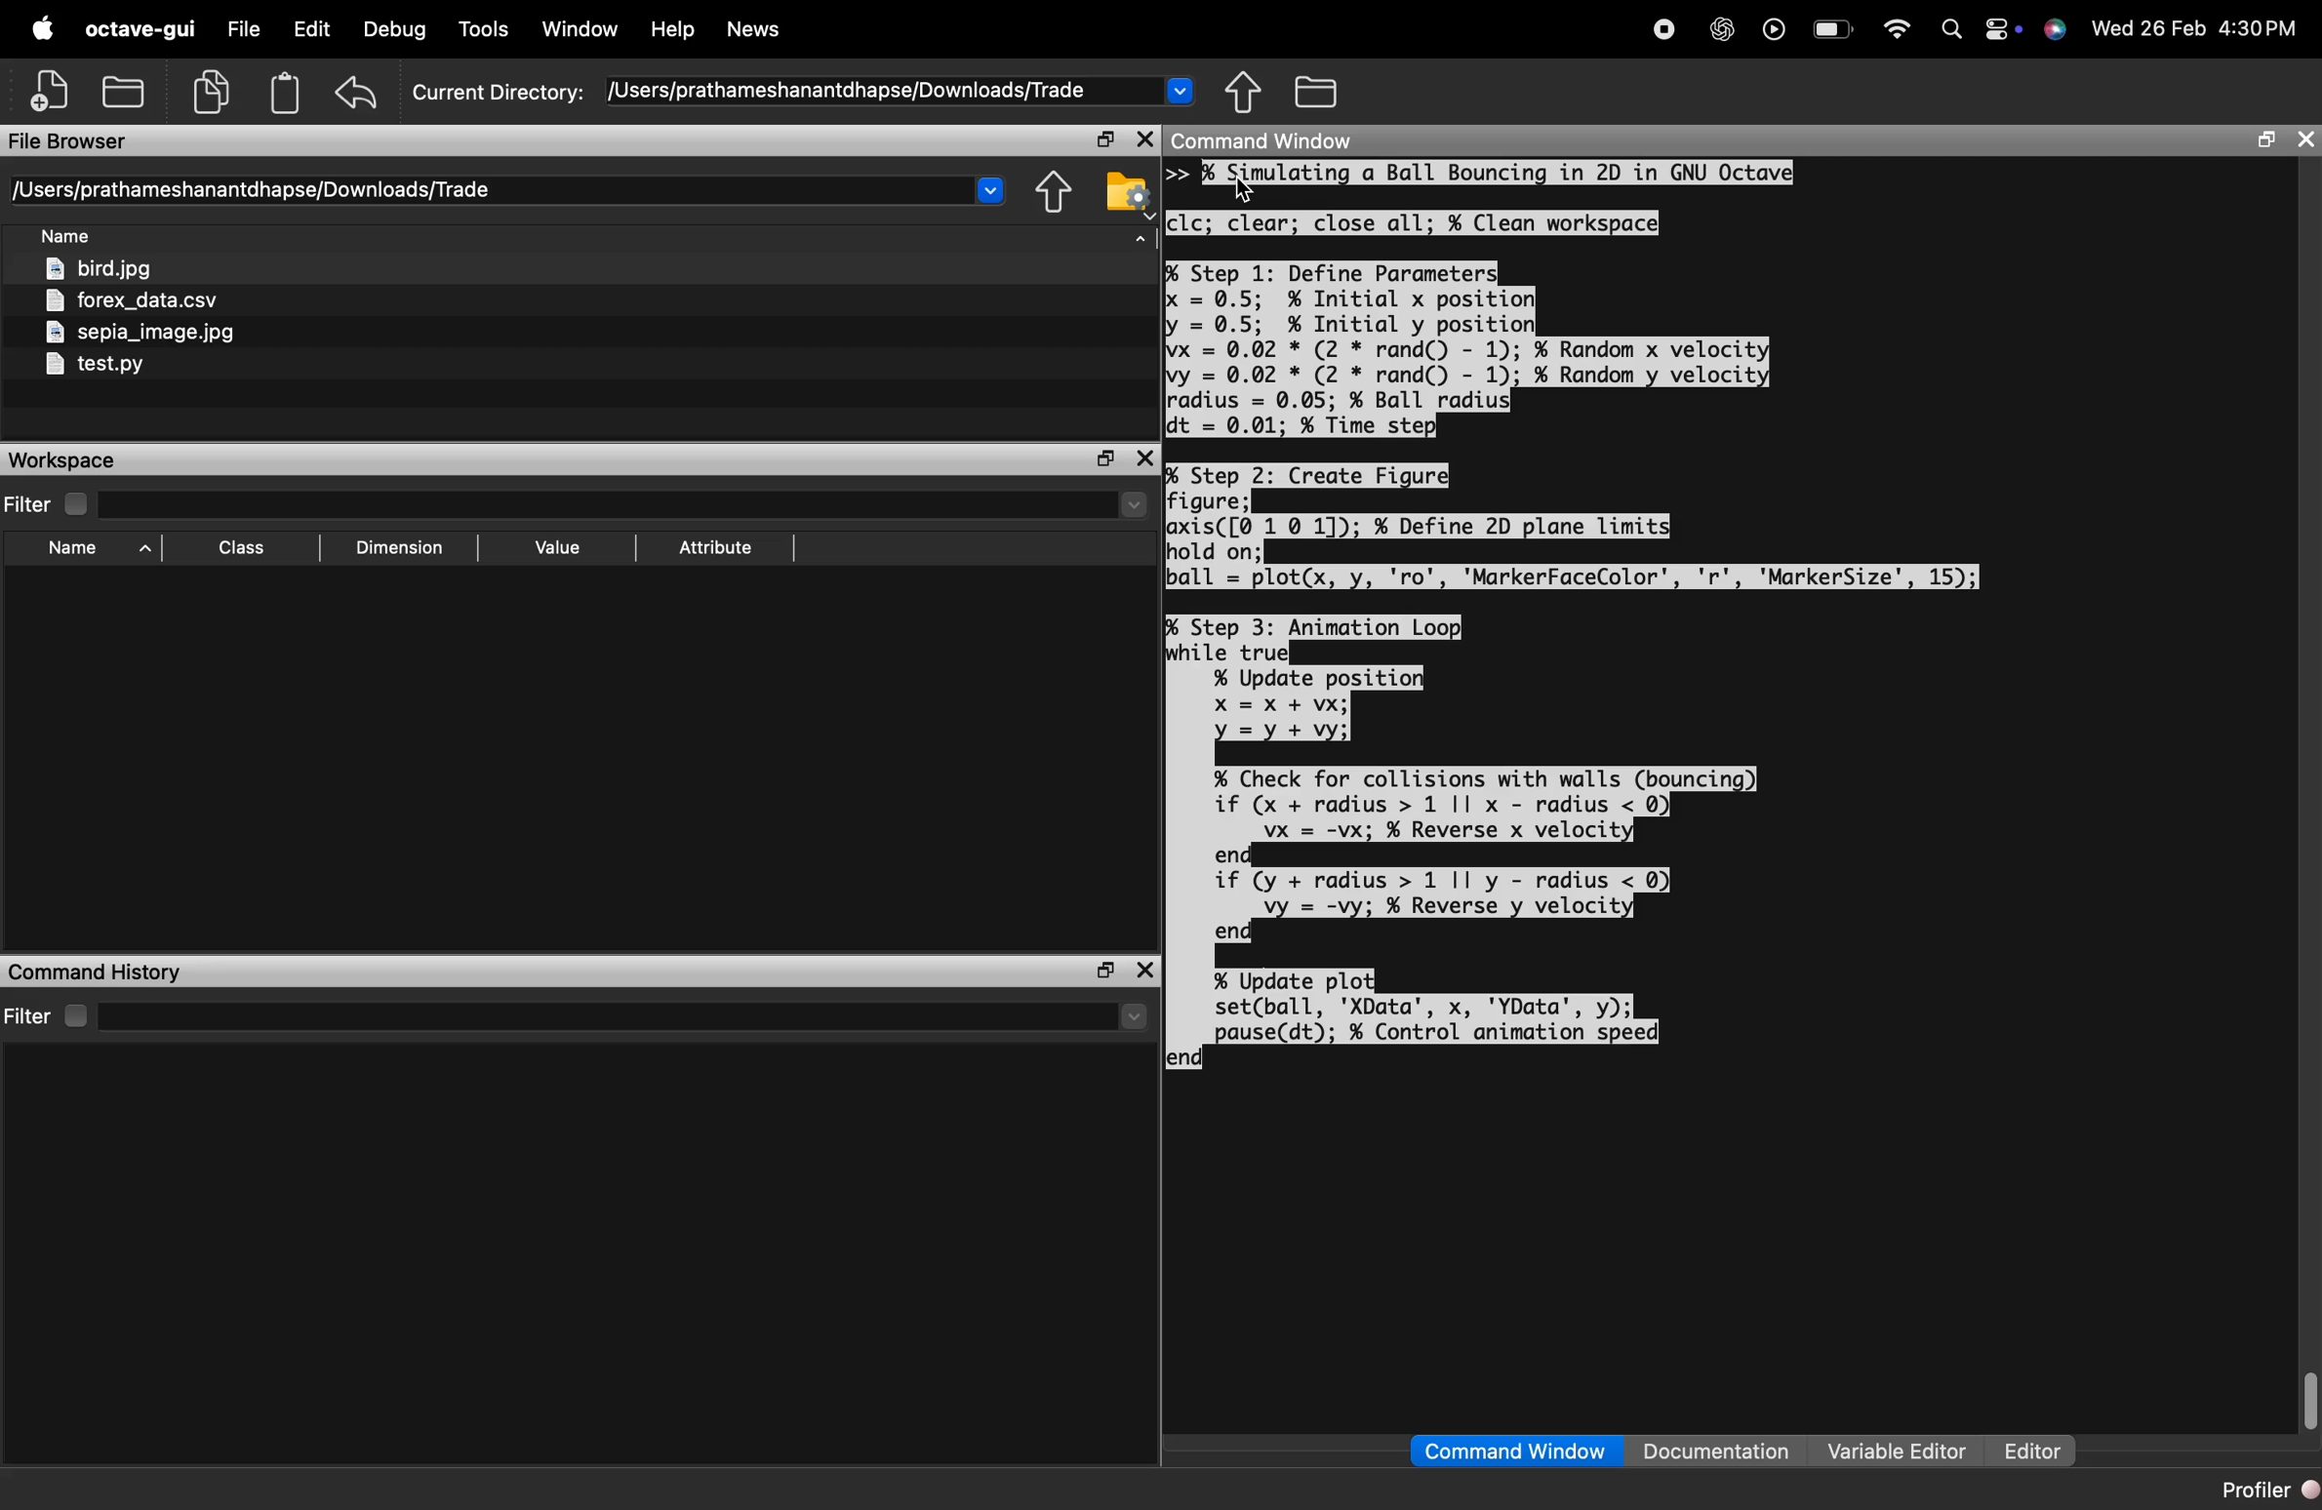  I want to click on window, so click(582, 29).